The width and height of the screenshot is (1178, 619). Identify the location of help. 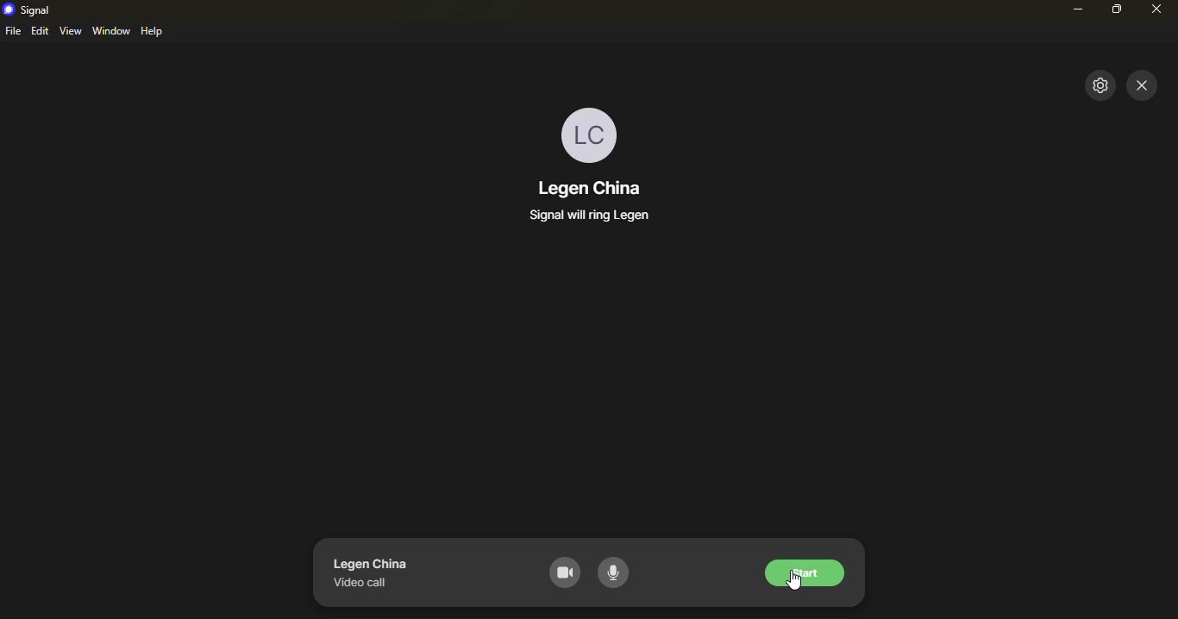
(154, 32).